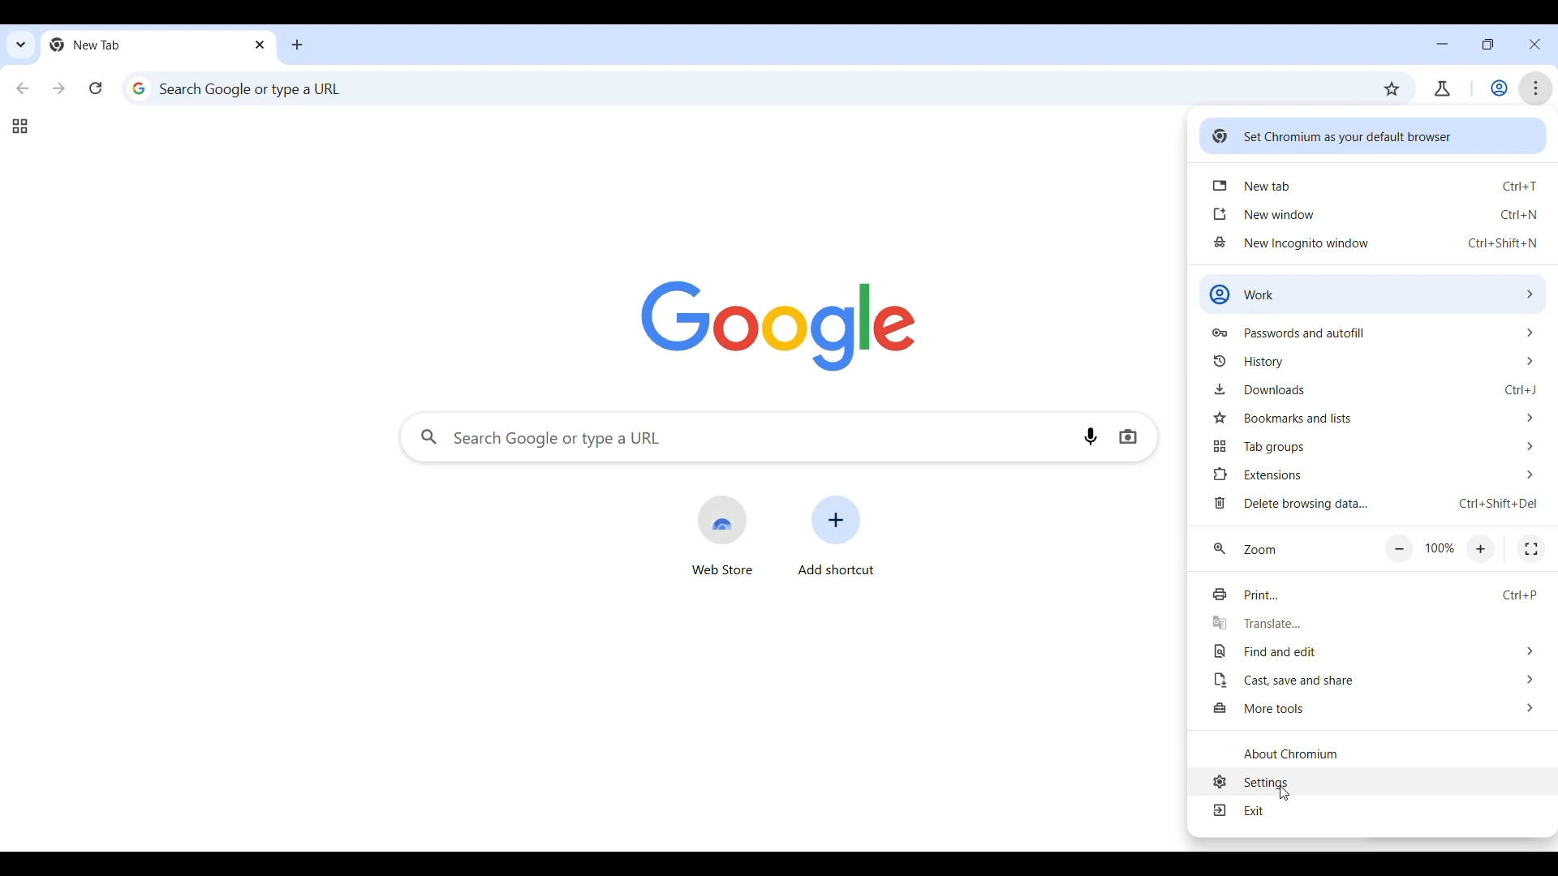  Describe the element at coordinates (1095, 436) in the screenshot. I see `Search by voice` at that location.